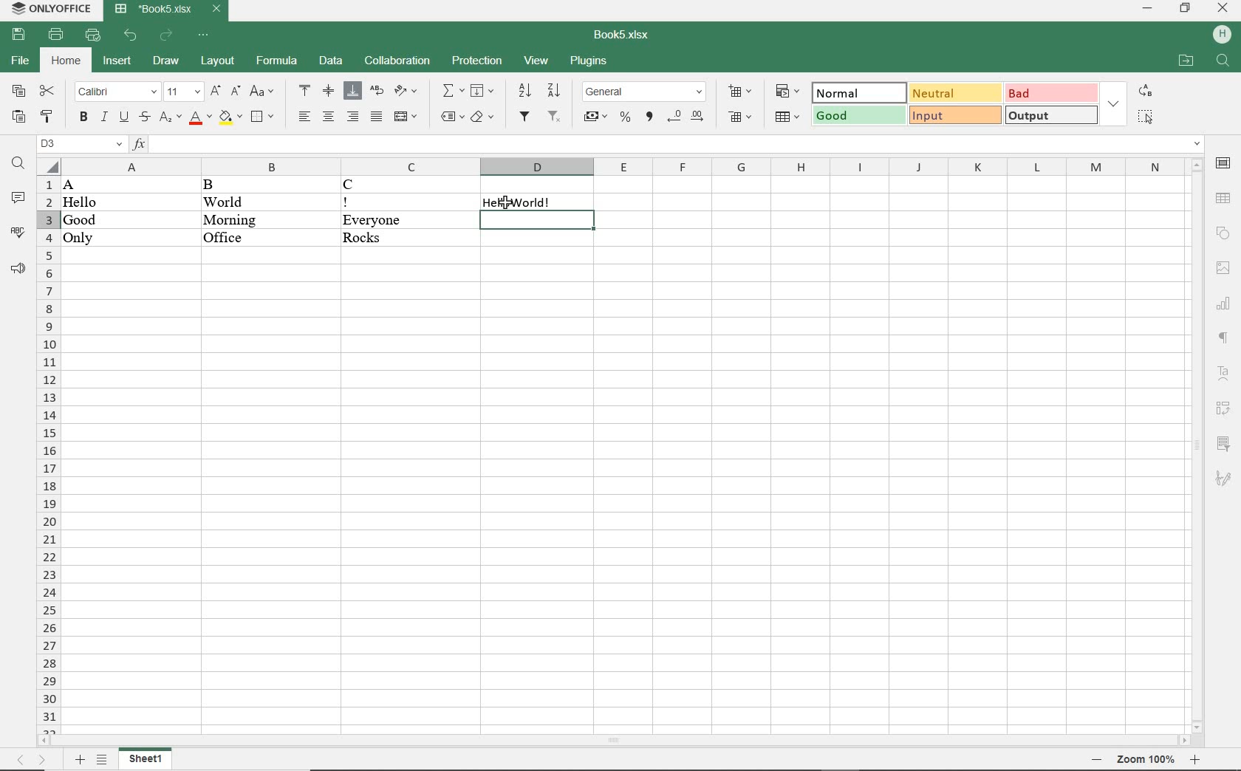 This screenshot has width=1241, height=771. I want to click on ALIGN TOP, so click(306, 90).